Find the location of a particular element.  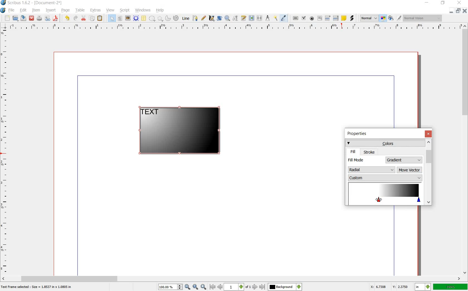

1 is located at coordinates (233, 287).